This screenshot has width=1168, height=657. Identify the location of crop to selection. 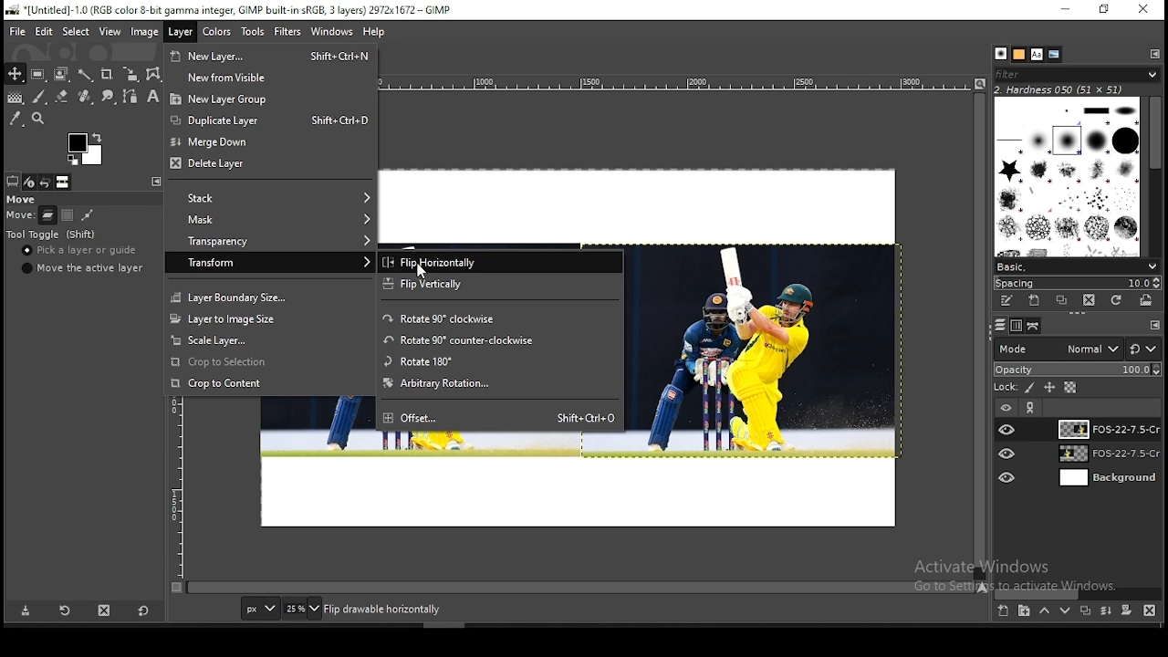
(269, 362).